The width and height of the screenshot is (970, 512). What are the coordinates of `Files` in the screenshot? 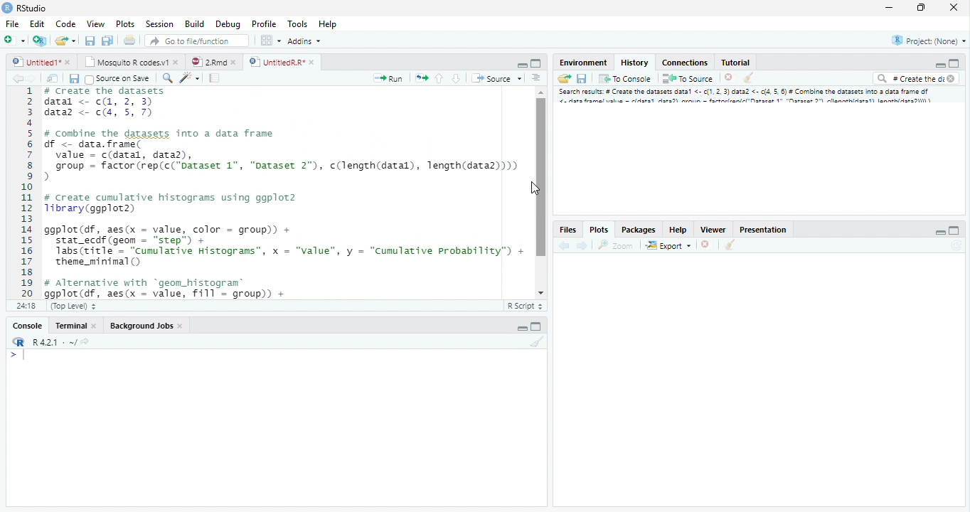 It's located at (567, 228).